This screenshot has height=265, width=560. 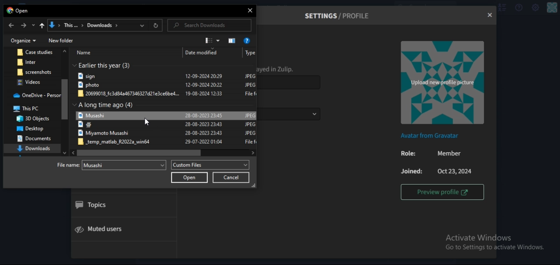 What do you see at coordinates (168, 142) in the screenshot?
I see `file` at bounding box center [168, 142].